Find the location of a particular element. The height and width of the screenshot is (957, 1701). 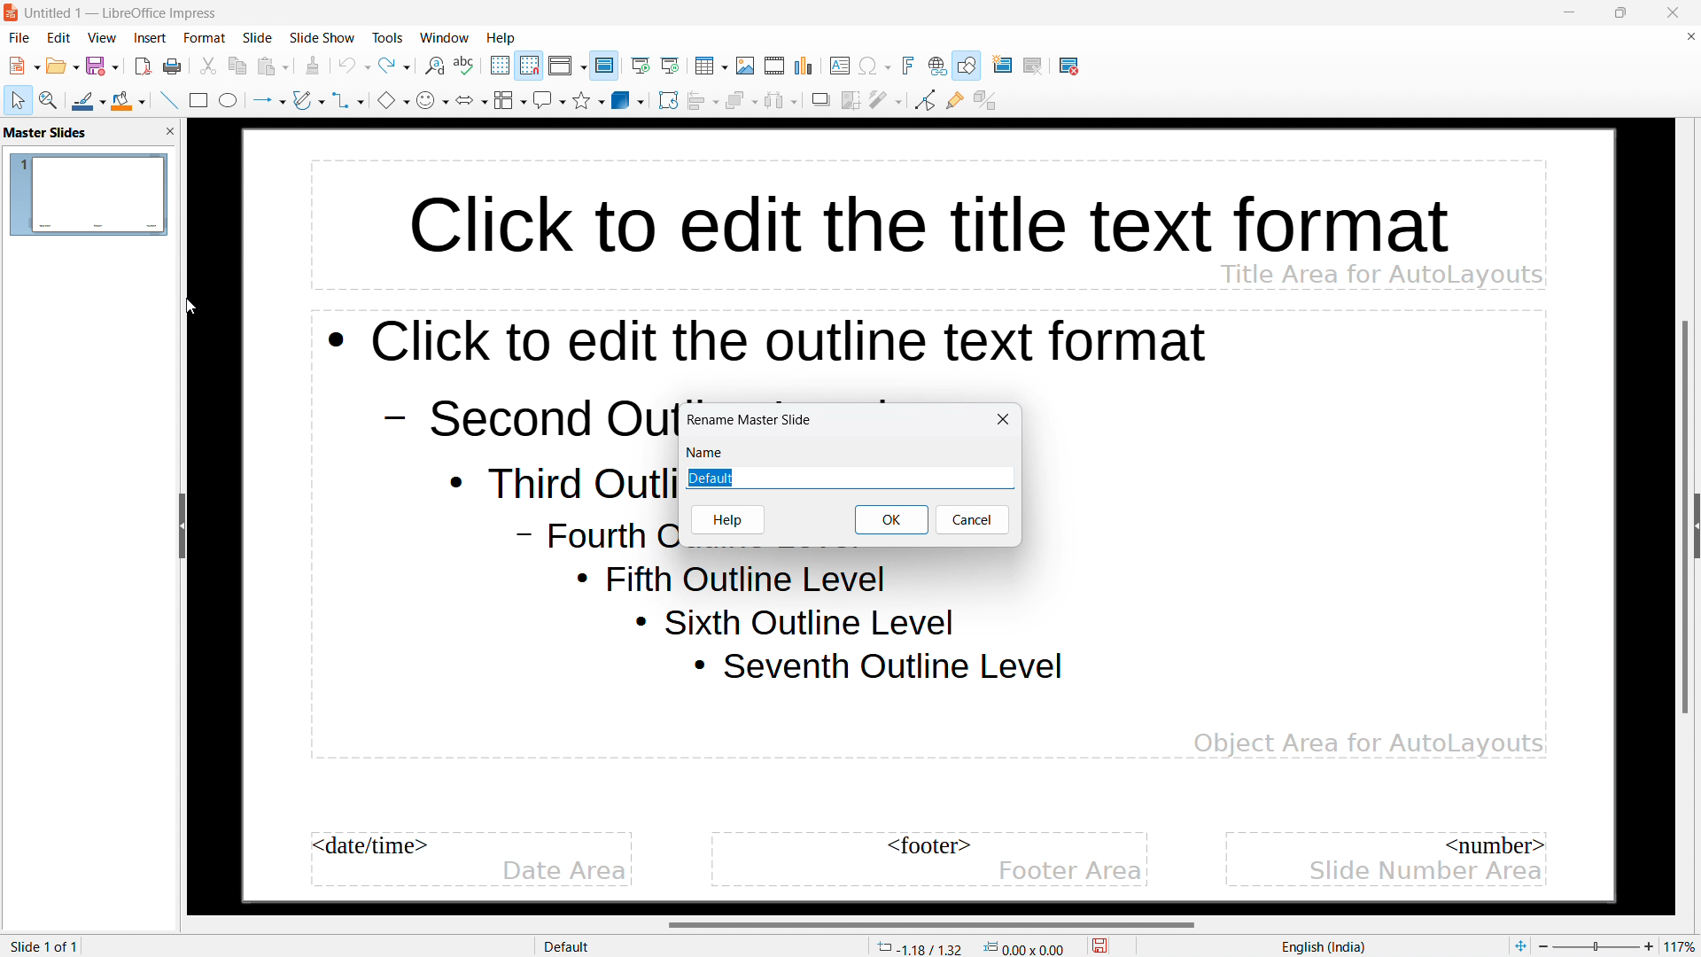

copy is located at coordinates (237, 66).